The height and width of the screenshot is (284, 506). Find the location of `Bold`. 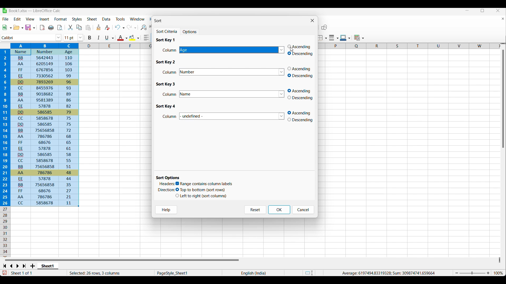

Bold is located at coordinates (90, 38).